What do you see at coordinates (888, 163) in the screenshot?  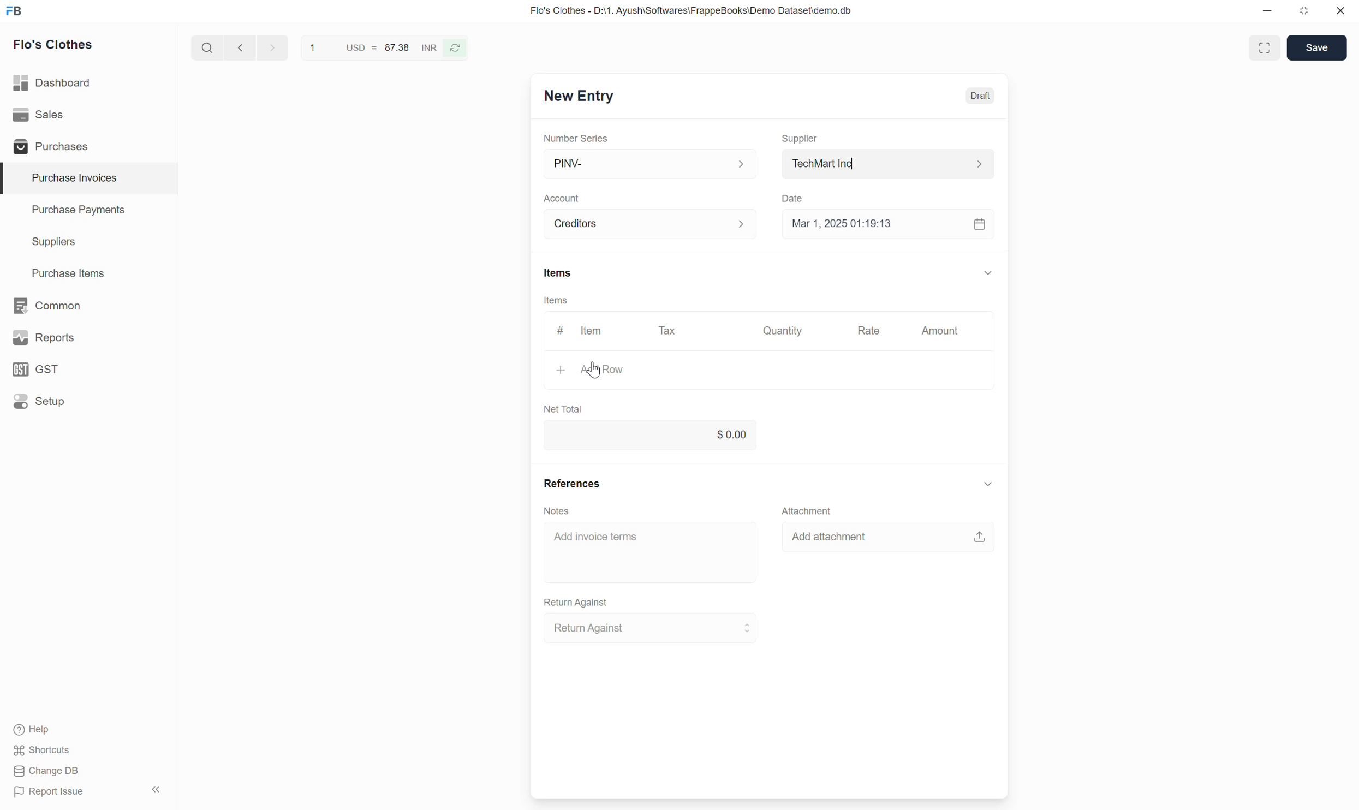 I see `TechMart Inc.` at bounding box center [888, 163].